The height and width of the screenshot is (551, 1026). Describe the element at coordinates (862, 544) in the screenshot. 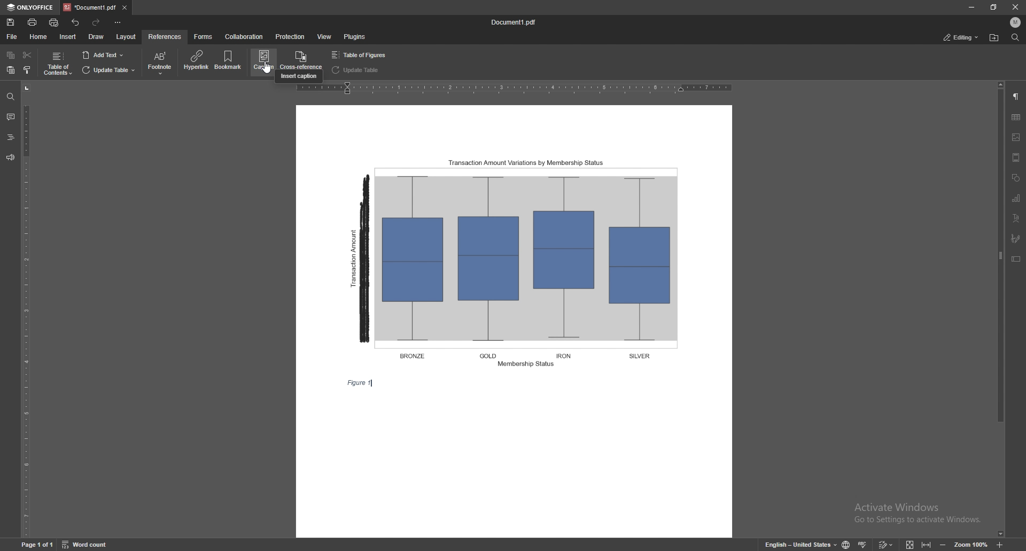

I see `spell check` at that location.